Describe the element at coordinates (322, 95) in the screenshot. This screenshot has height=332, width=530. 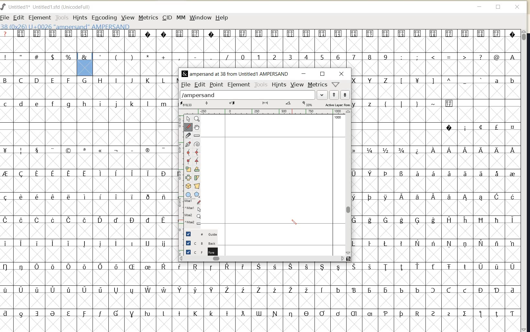
I see `expand` at that location.